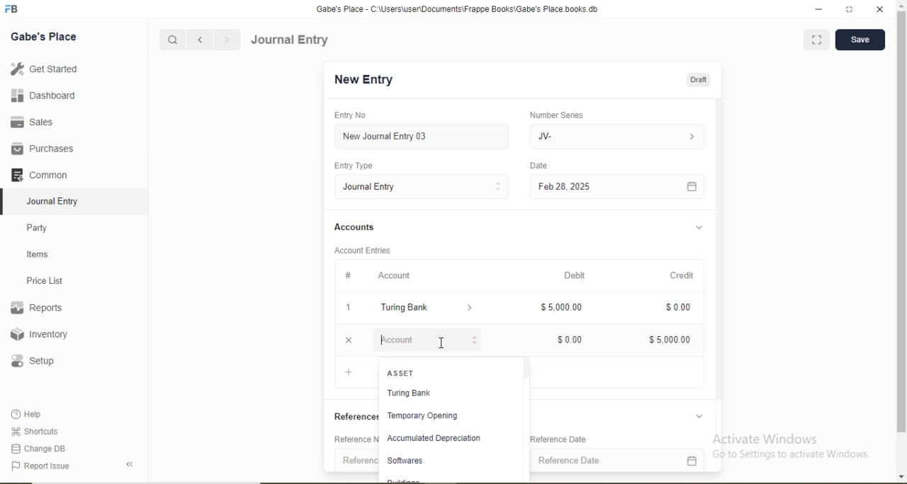  Describe the element at coordinates (30, 122) in the screenshot. I see `Sales` at that location.